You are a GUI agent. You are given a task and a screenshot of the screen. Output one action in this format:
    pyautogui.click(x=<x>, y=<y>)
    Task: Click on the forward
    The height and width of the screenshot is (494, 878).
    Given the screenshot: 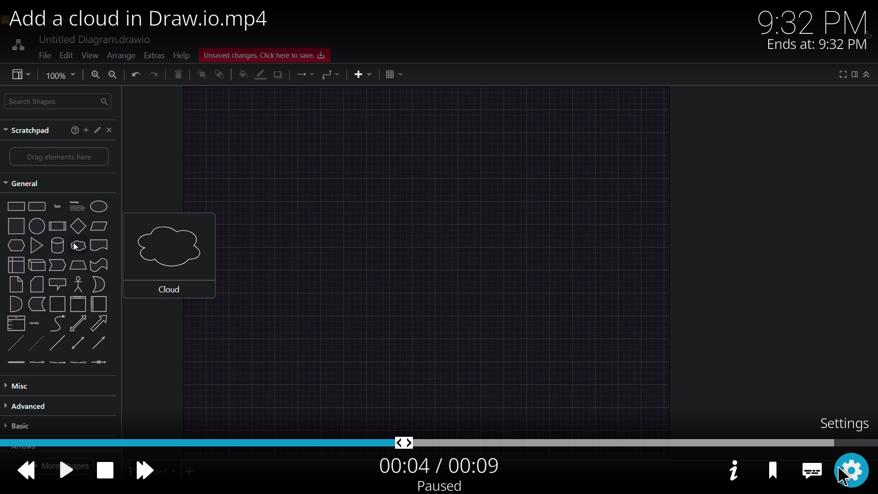 What is the action you would take?
    pyautogui.click(x=147, y=473)
    